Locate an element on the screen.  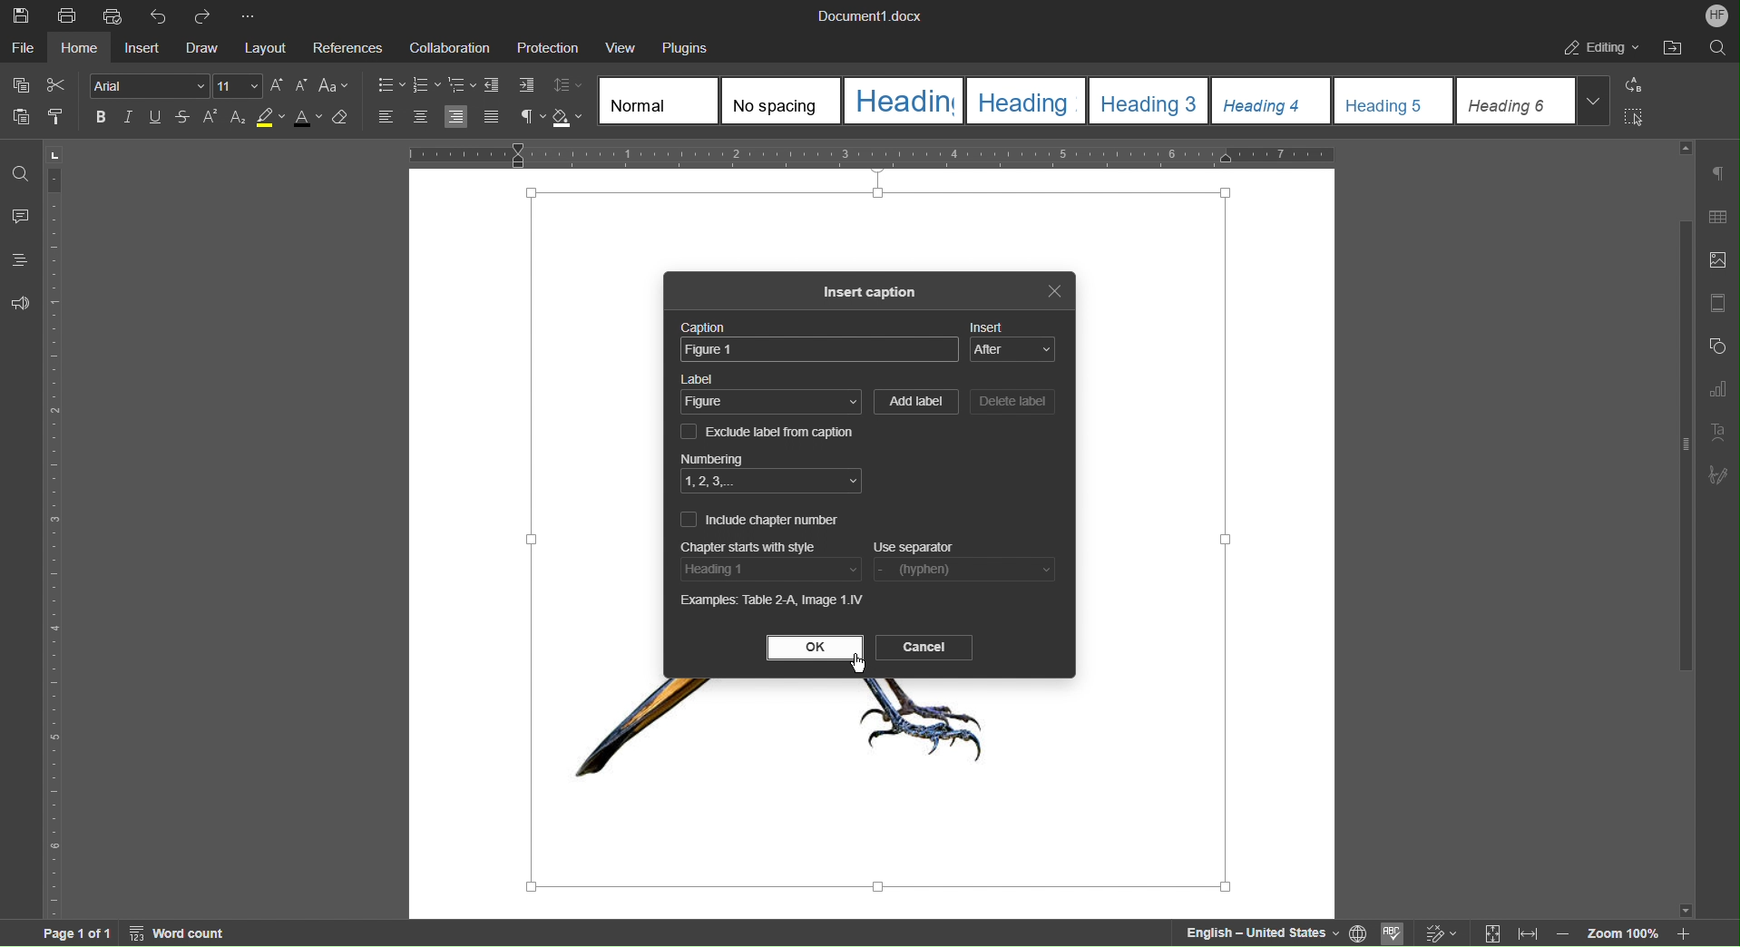
Superscript is located at coordinates (210, 117).